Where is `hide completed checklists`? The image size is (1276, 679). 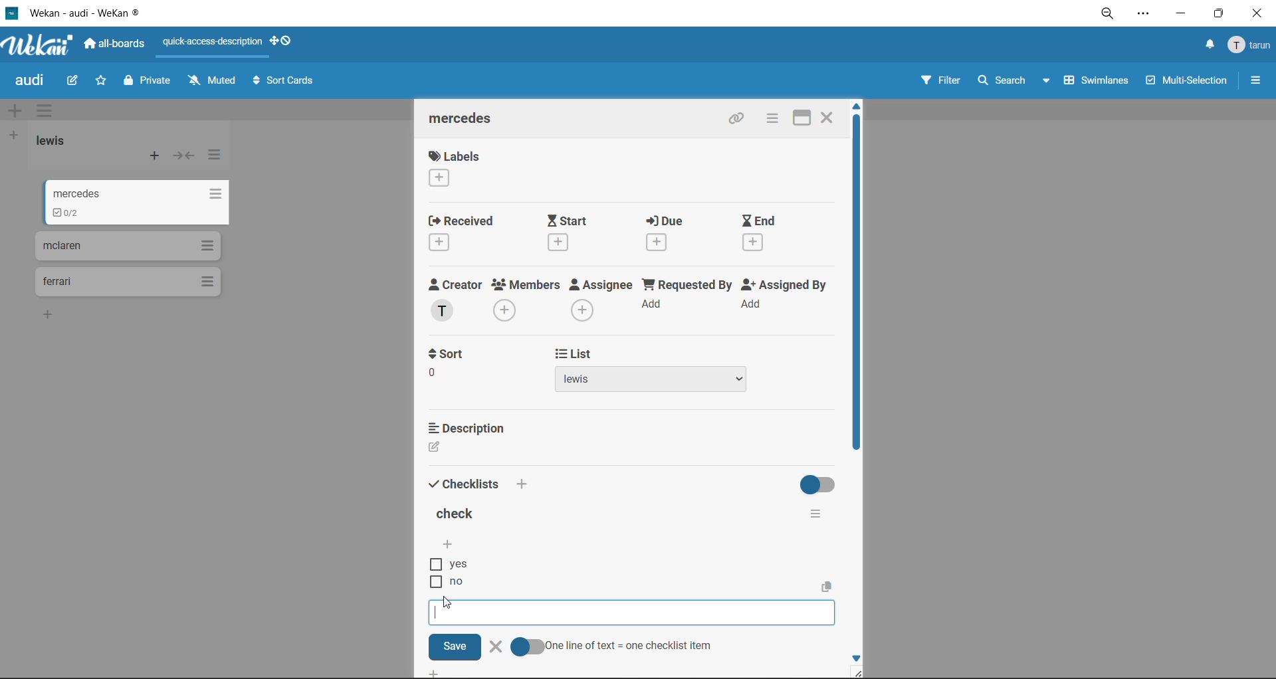 hide completed checklists is located at coordinates (821, 483).